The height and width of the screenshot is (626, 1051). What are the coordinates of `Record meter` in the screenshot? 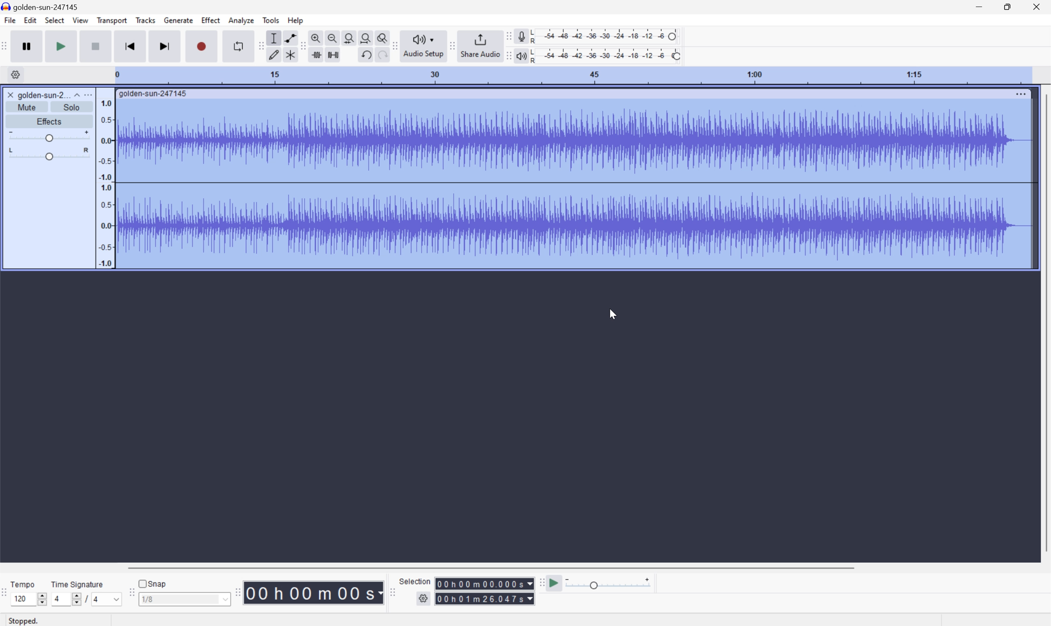 It's located at (521, 36).